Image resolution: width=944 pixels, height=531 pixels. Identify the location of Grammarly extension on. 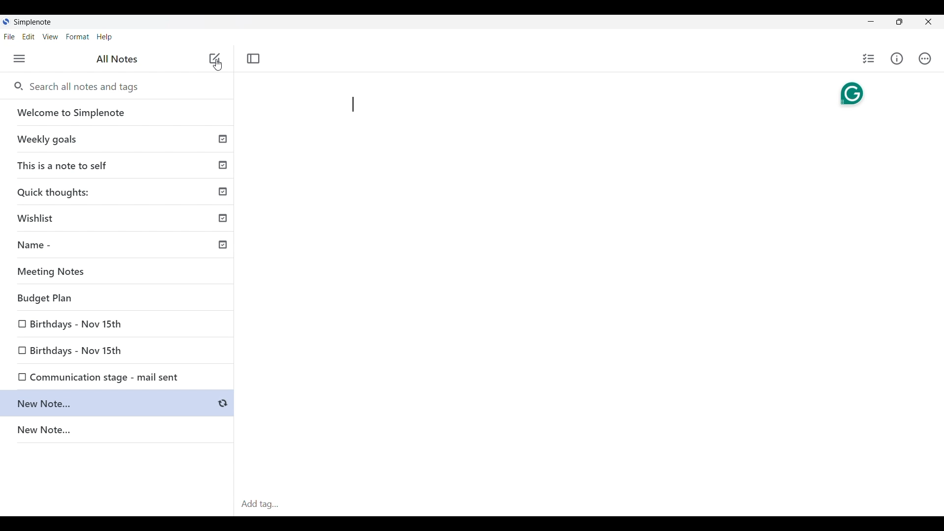
(851, 94).